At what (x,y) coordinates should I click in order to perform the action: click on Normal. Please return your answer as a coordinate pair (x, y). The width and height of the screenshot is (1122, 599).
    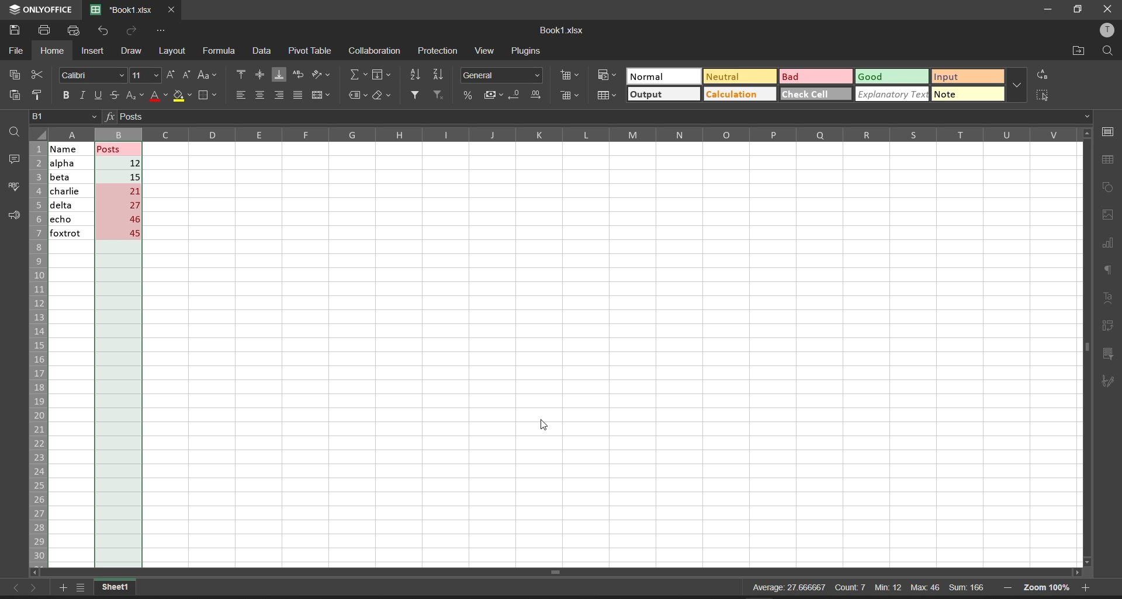
    Looking at the image, I should click on (648, 77).